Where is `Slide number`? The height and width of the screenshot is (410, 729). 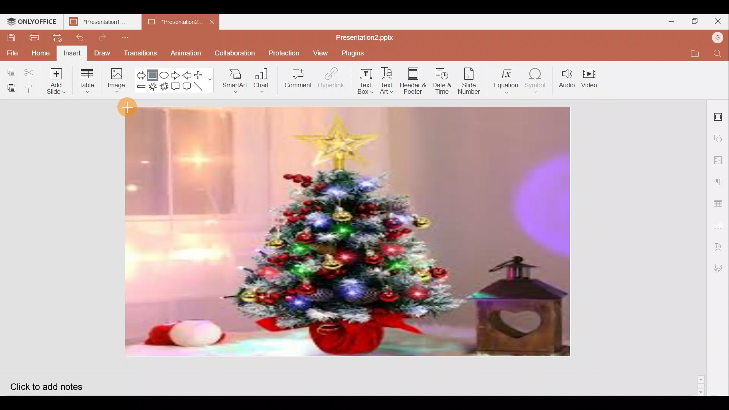
Slide number is located at coordinates (472, 80).